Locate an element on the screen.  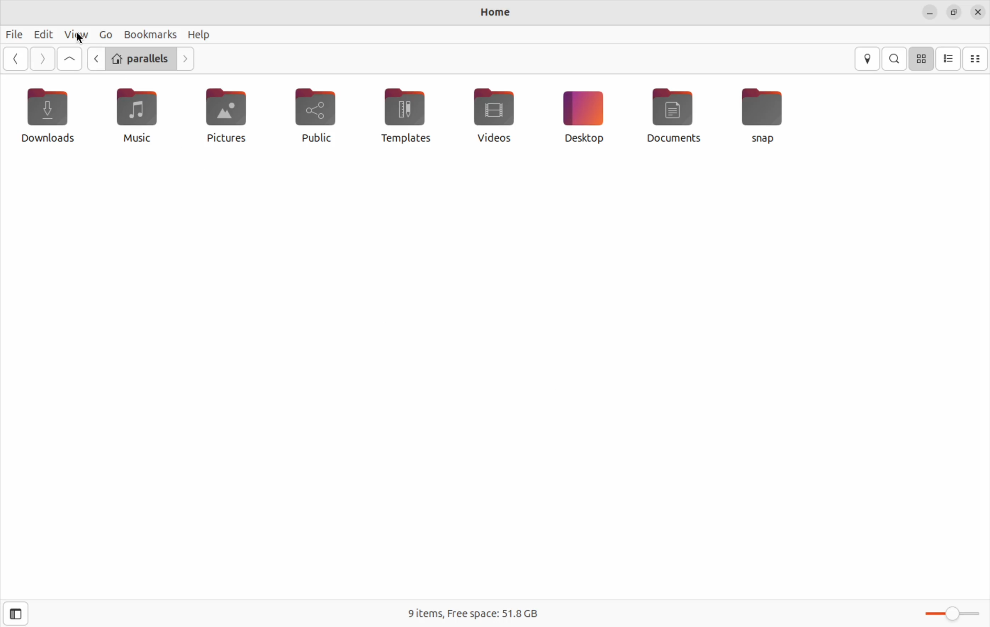
list view is located at coordinates (948, 59).